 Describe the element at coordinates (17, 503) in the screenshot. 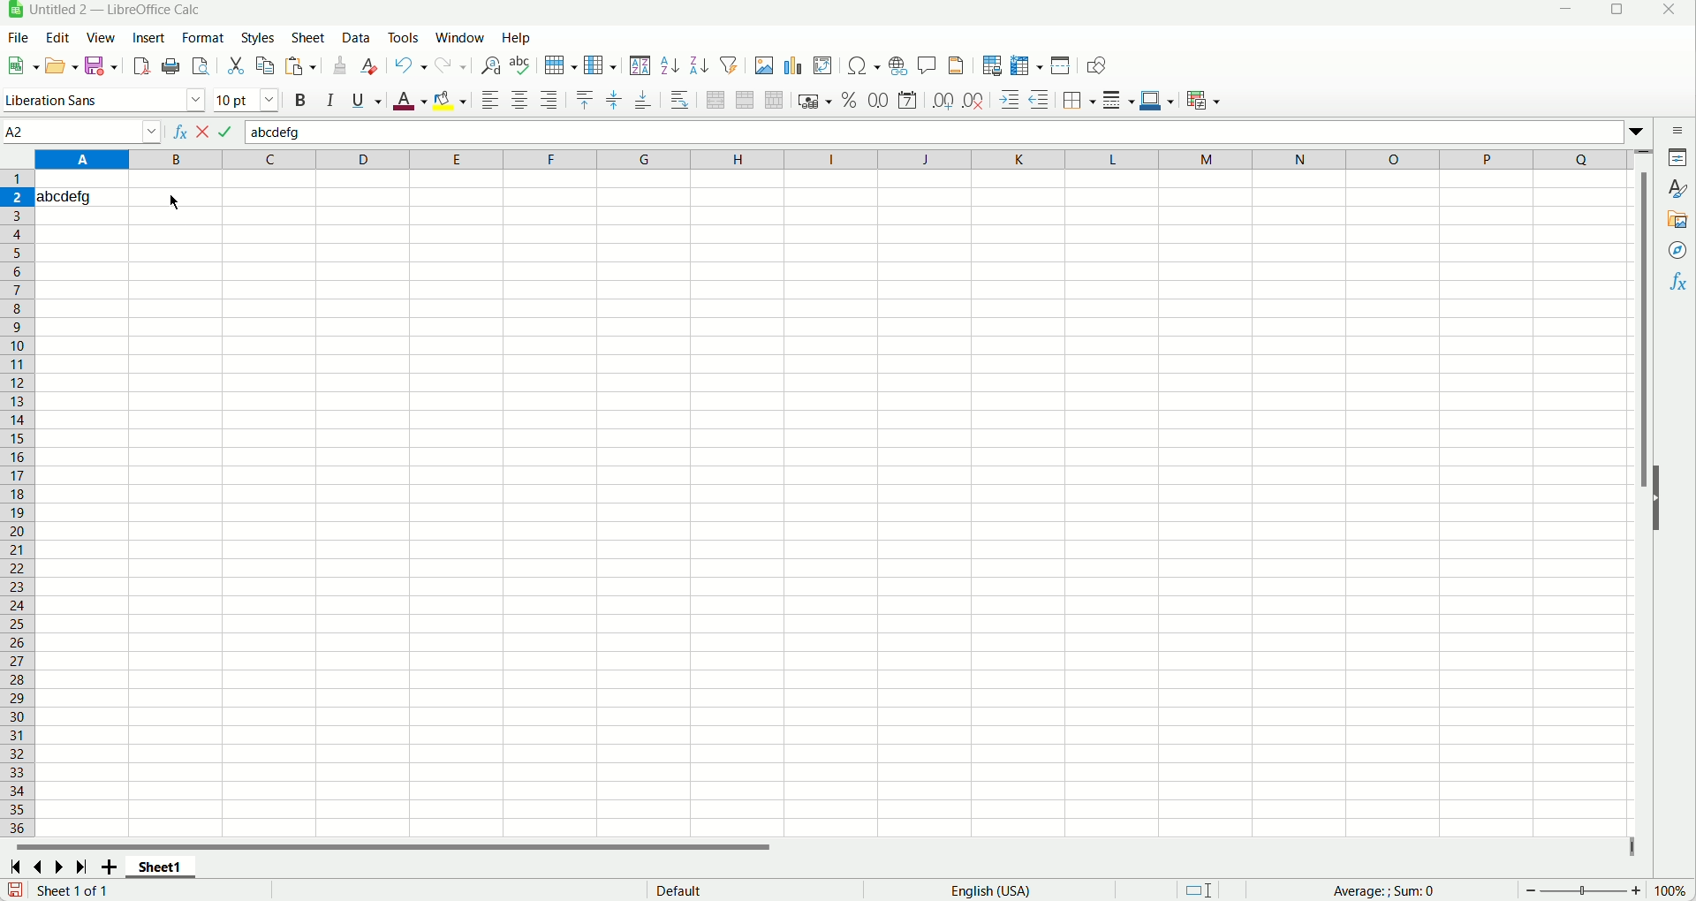

I see `rows` at that location.